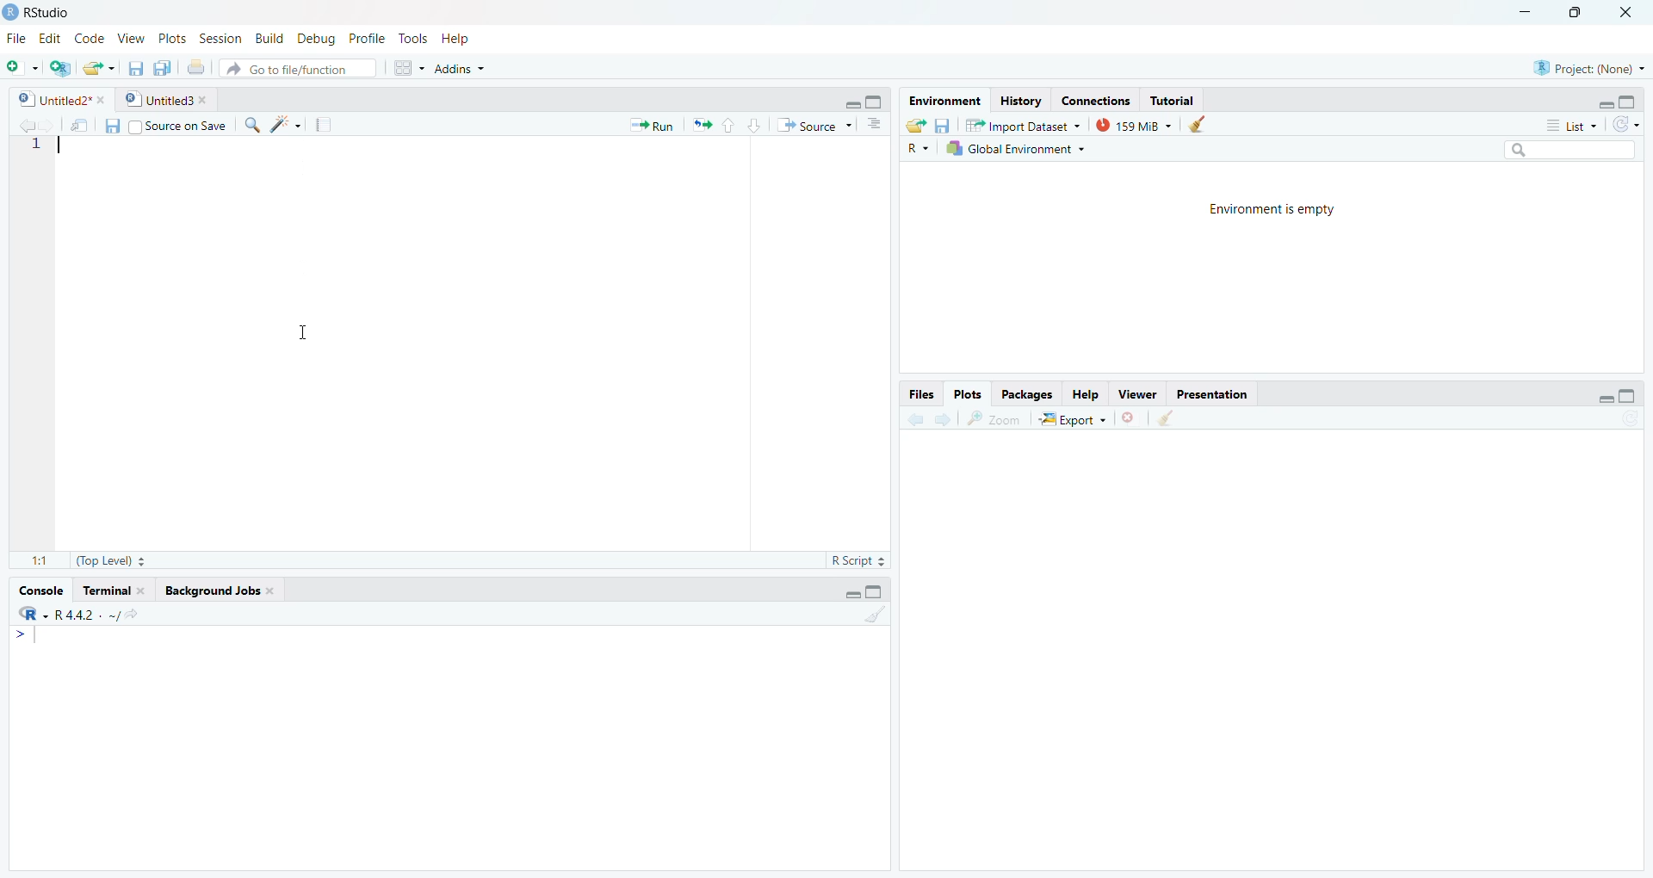 Image resolution: width=1653 pixels, height=878 pixels. I want to click on Go, so click(140, 616).